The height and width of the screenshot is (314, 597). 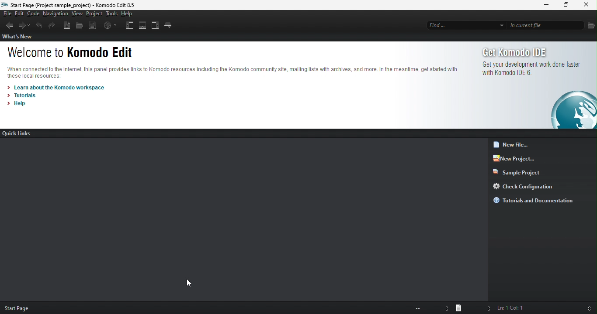 What do you see at coordinates (571, 111) in the screenshot?
I see `logo` at bounding box center [571, 111].